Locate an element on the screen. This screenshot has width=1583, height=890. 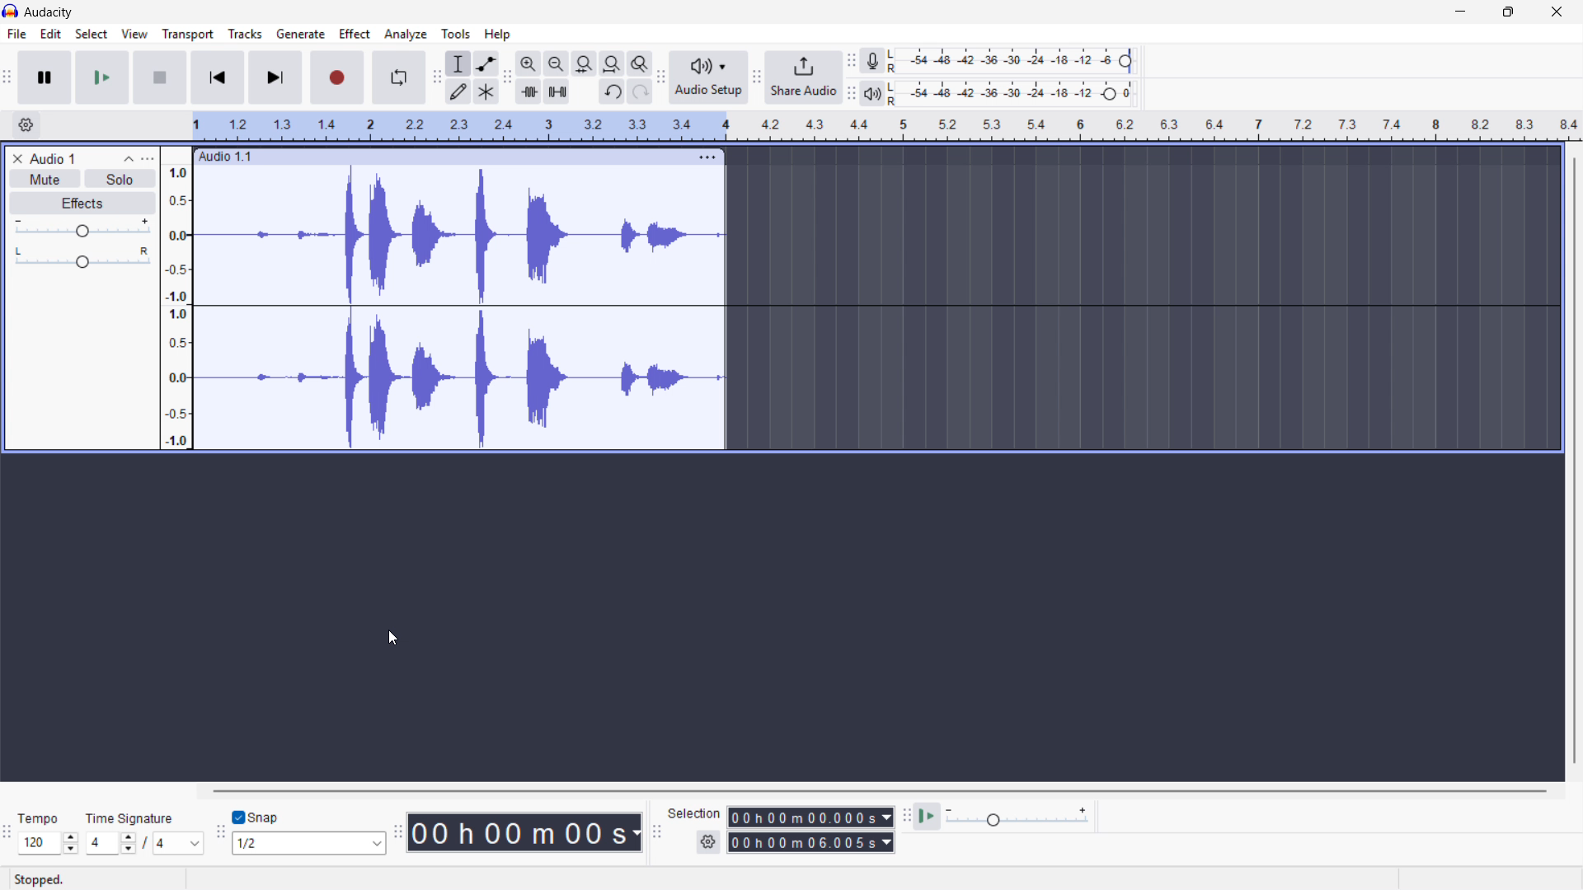
Time toolbar is located at coordinates (397, 834).